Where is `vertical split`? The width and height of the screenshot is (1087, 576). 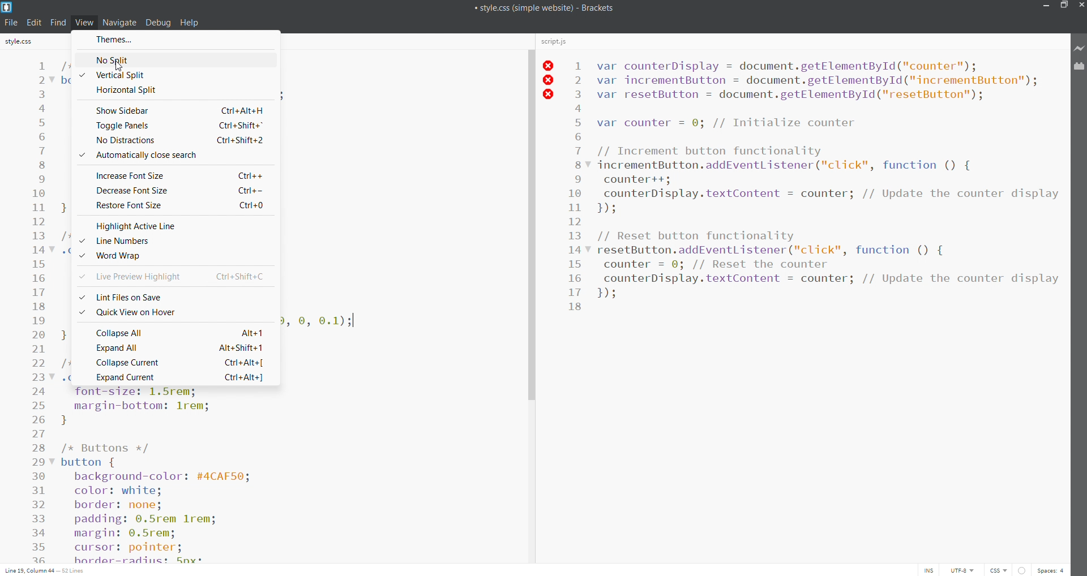 vertical split is located at coordinates (176, 75).